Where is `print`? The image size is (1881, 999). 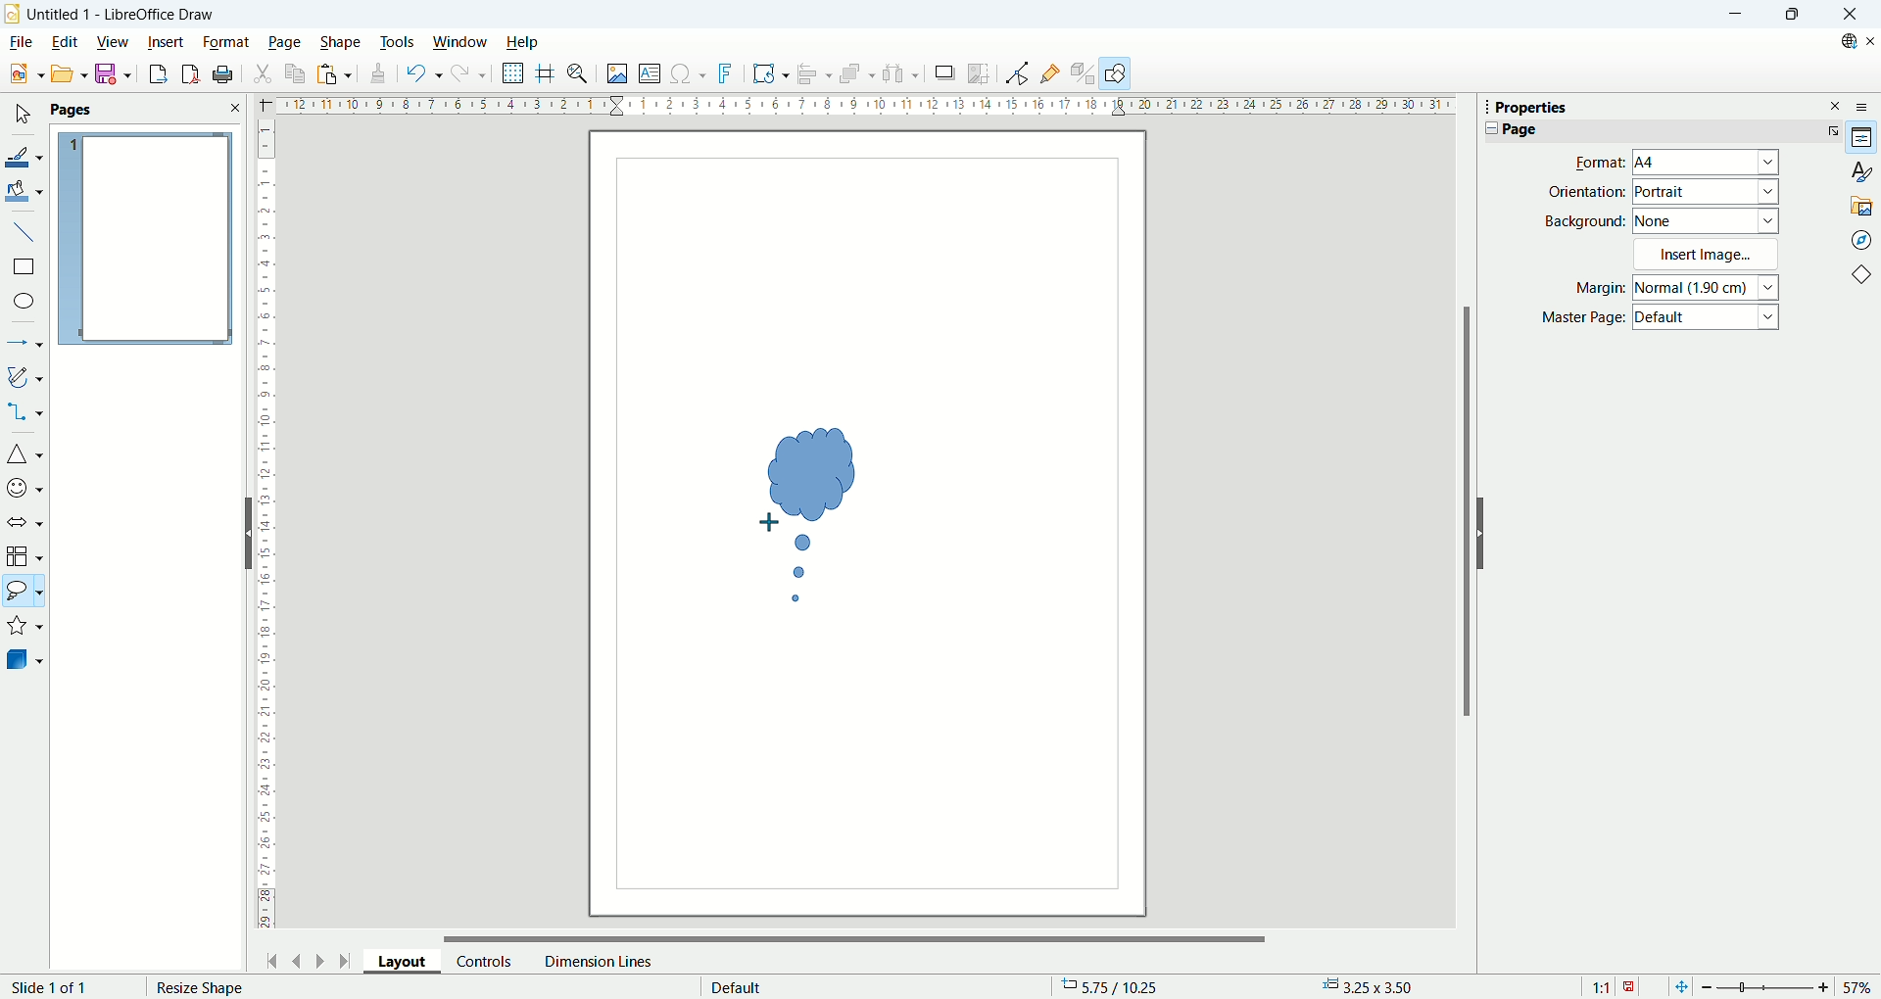 print is located at coordinates (223, 74).